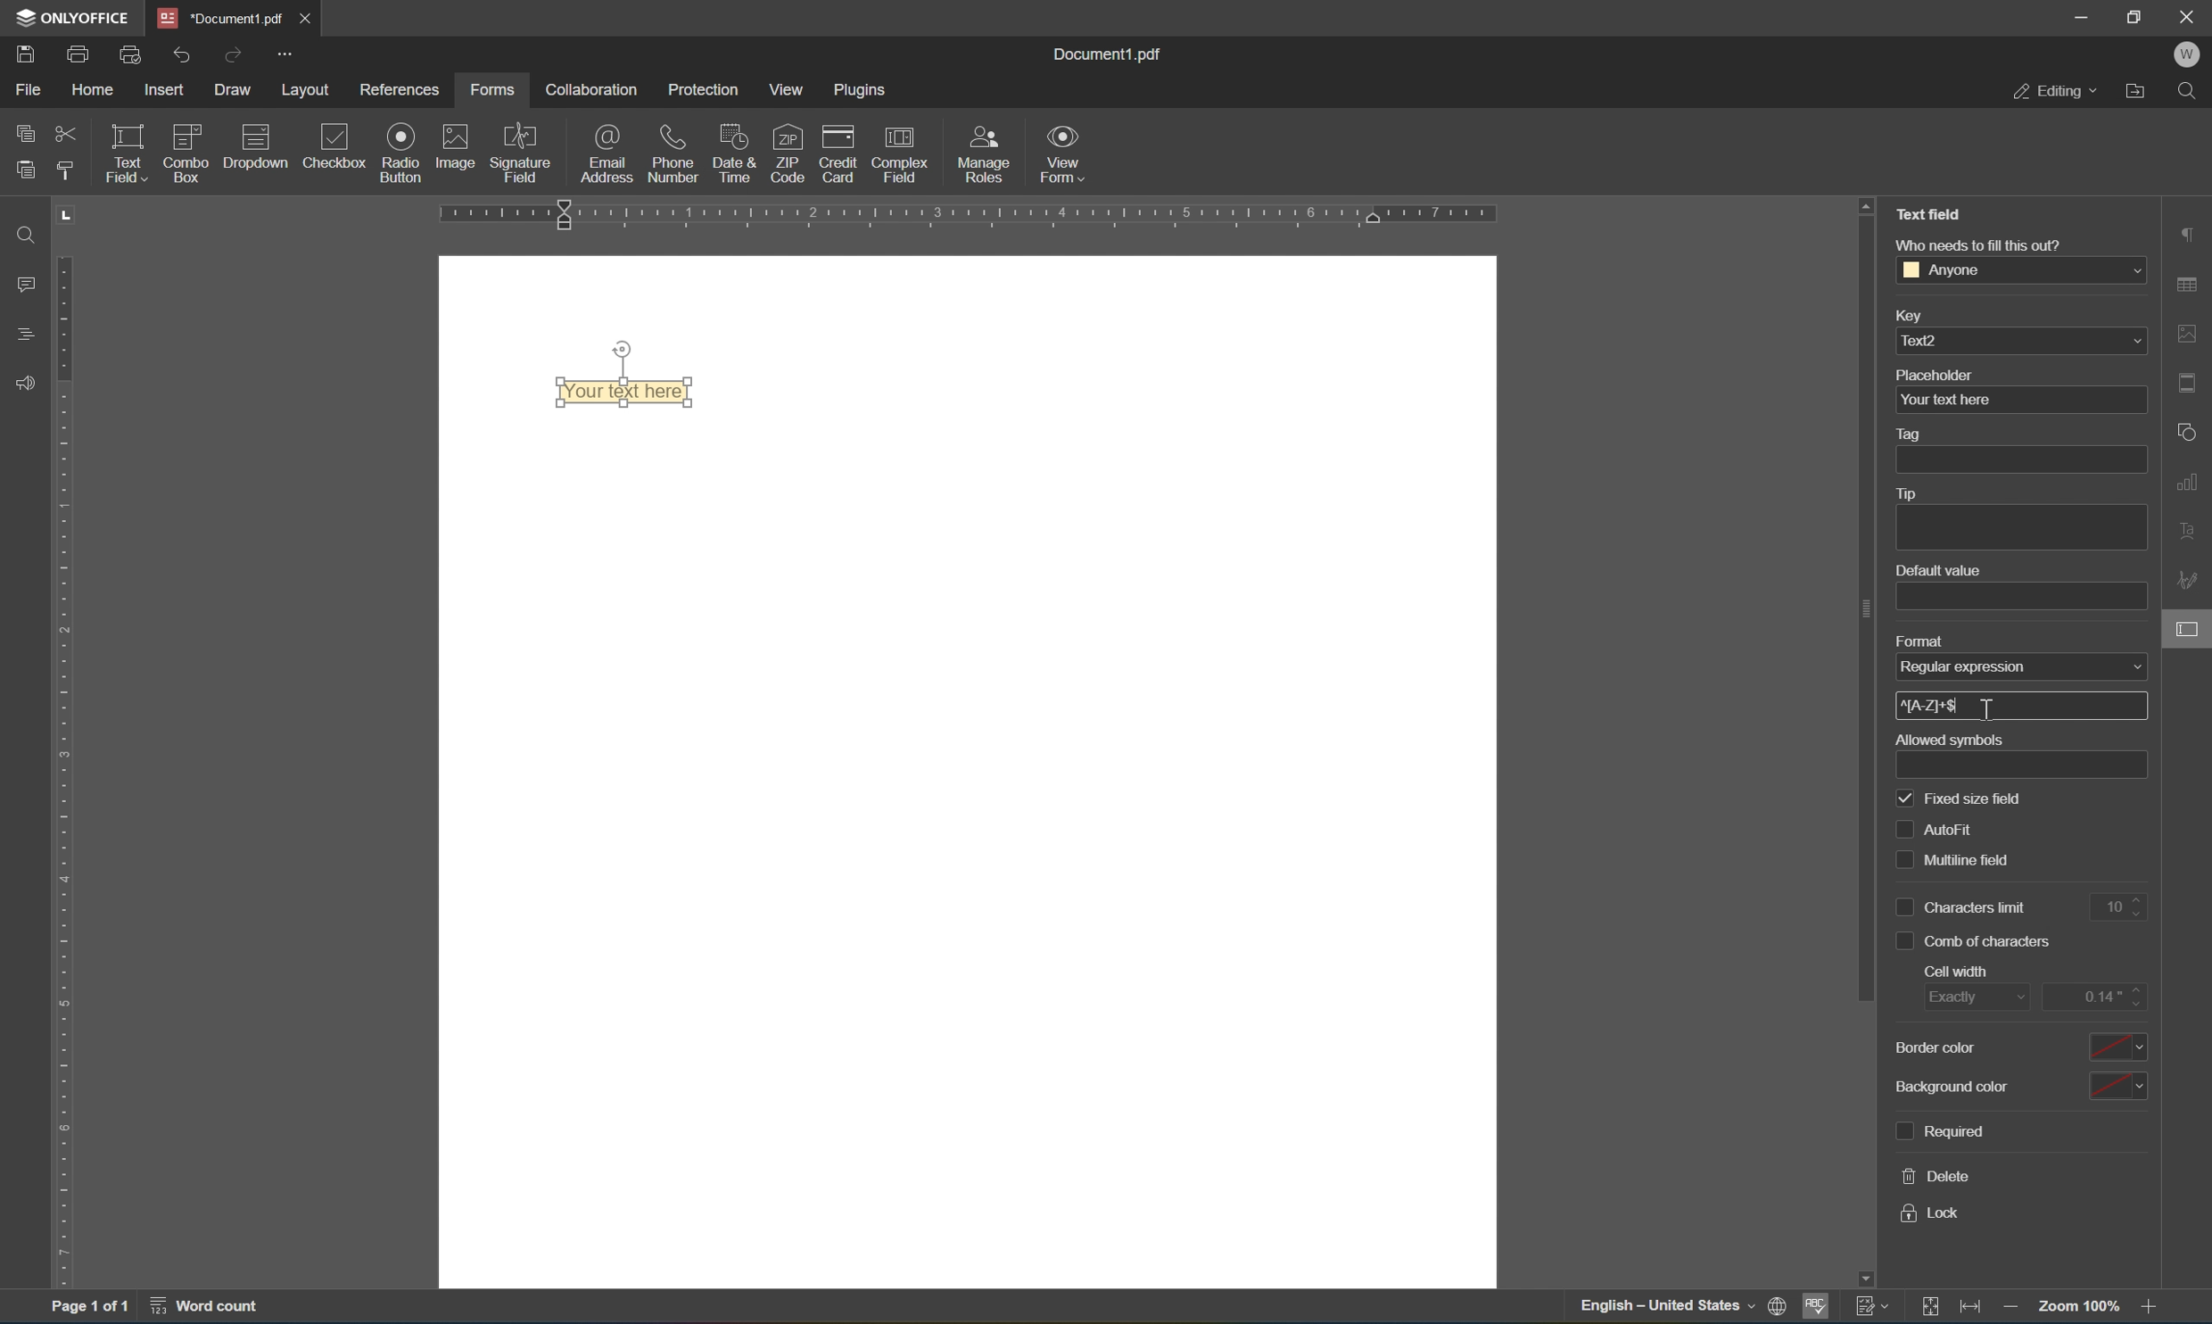 The width and height of the screenshot is (2212, 1324). Describe the element at coordinates (1916, 641) in the screenshot. I see `format` at that location.